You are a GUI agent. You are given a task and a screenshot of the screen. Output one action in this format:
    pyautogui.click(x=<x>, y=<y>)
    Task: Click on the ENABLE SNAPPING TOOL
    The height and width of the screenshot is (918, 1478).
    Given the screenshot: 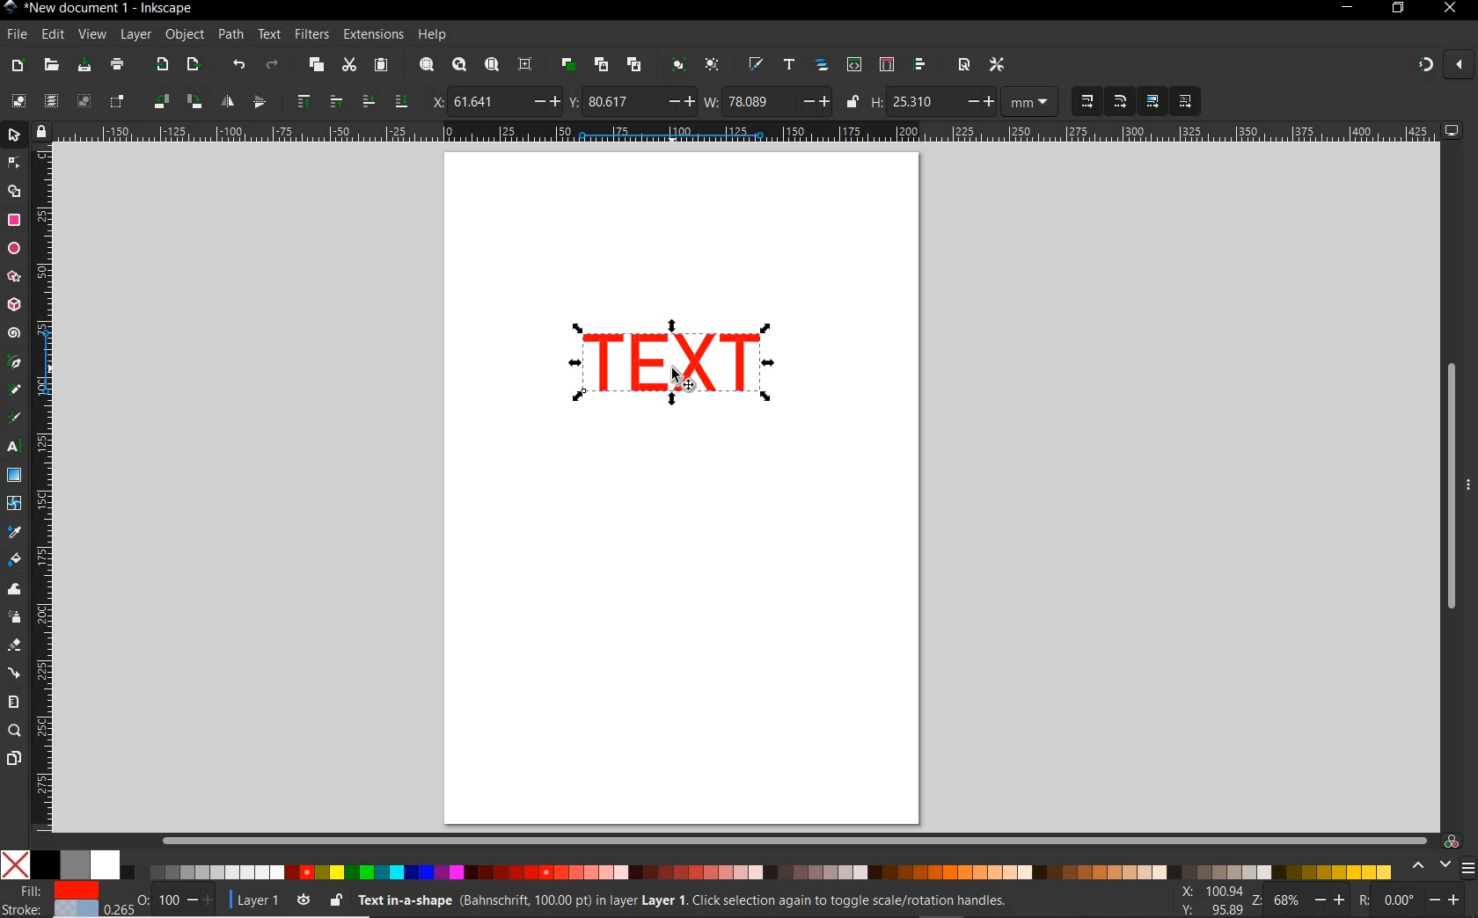 What is the action you would take?
    pyautogui.click(x=1435, y=66)
    